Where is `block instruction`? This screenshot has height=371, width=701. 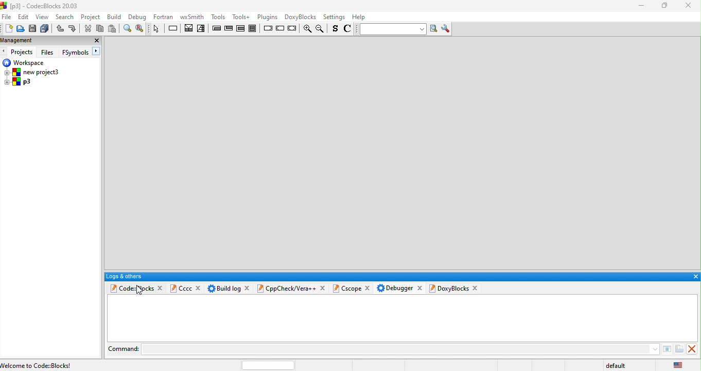 block instruction is located at coordinates (254, 28).